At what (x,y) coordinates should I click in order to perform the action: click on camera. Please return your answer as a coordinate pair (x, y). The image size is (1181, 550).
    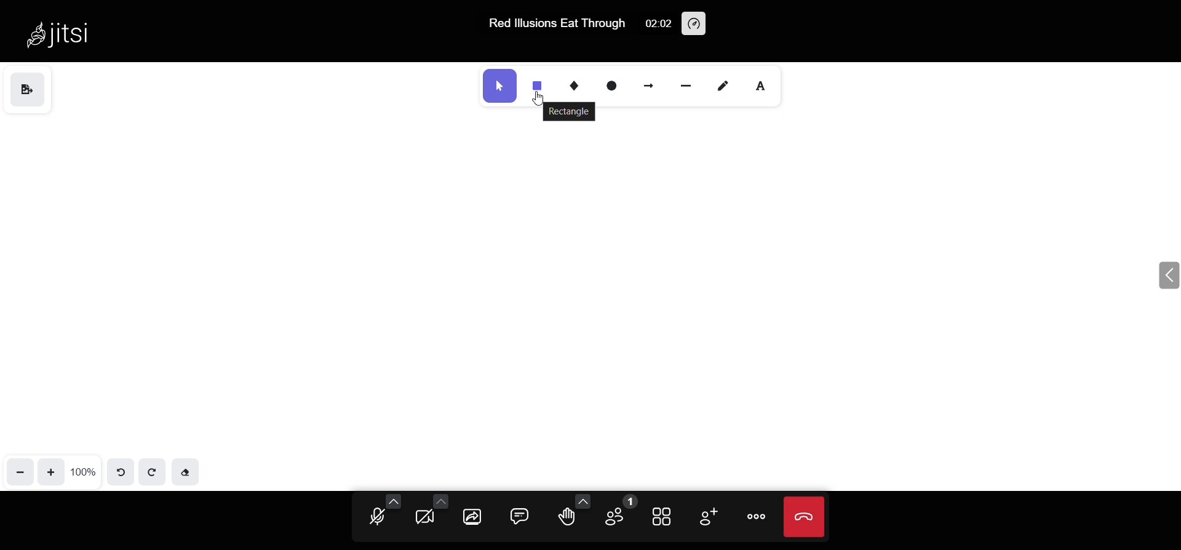
    Looking at the image, I should click on (426, 519).